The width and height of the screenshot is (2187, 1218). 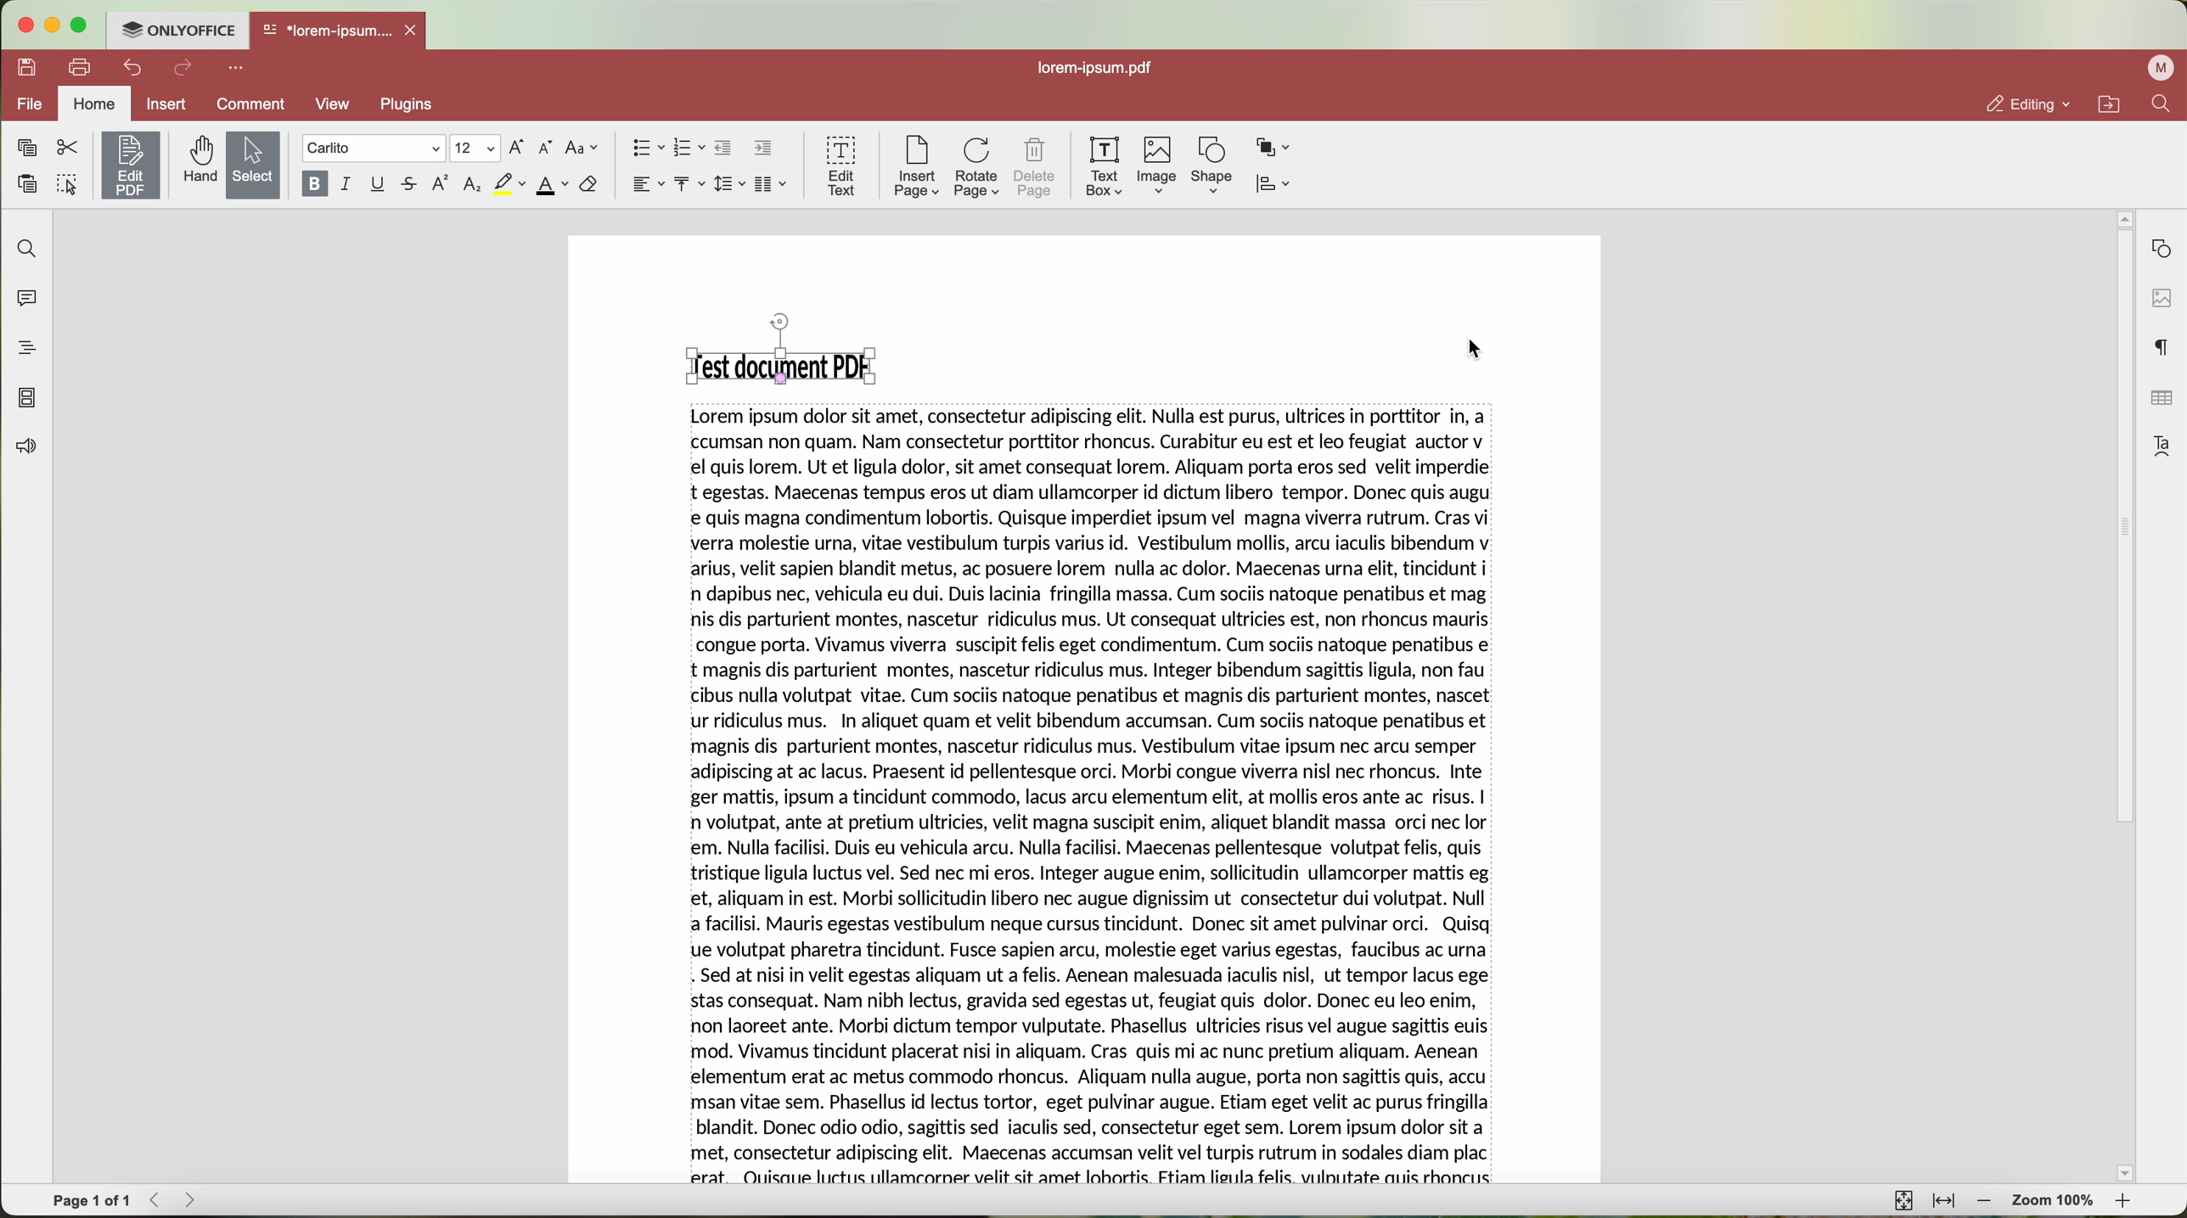 What do you see at coordinates (26, 183) in the screenshot?
I see `paste` at bounding box center [26, 183].